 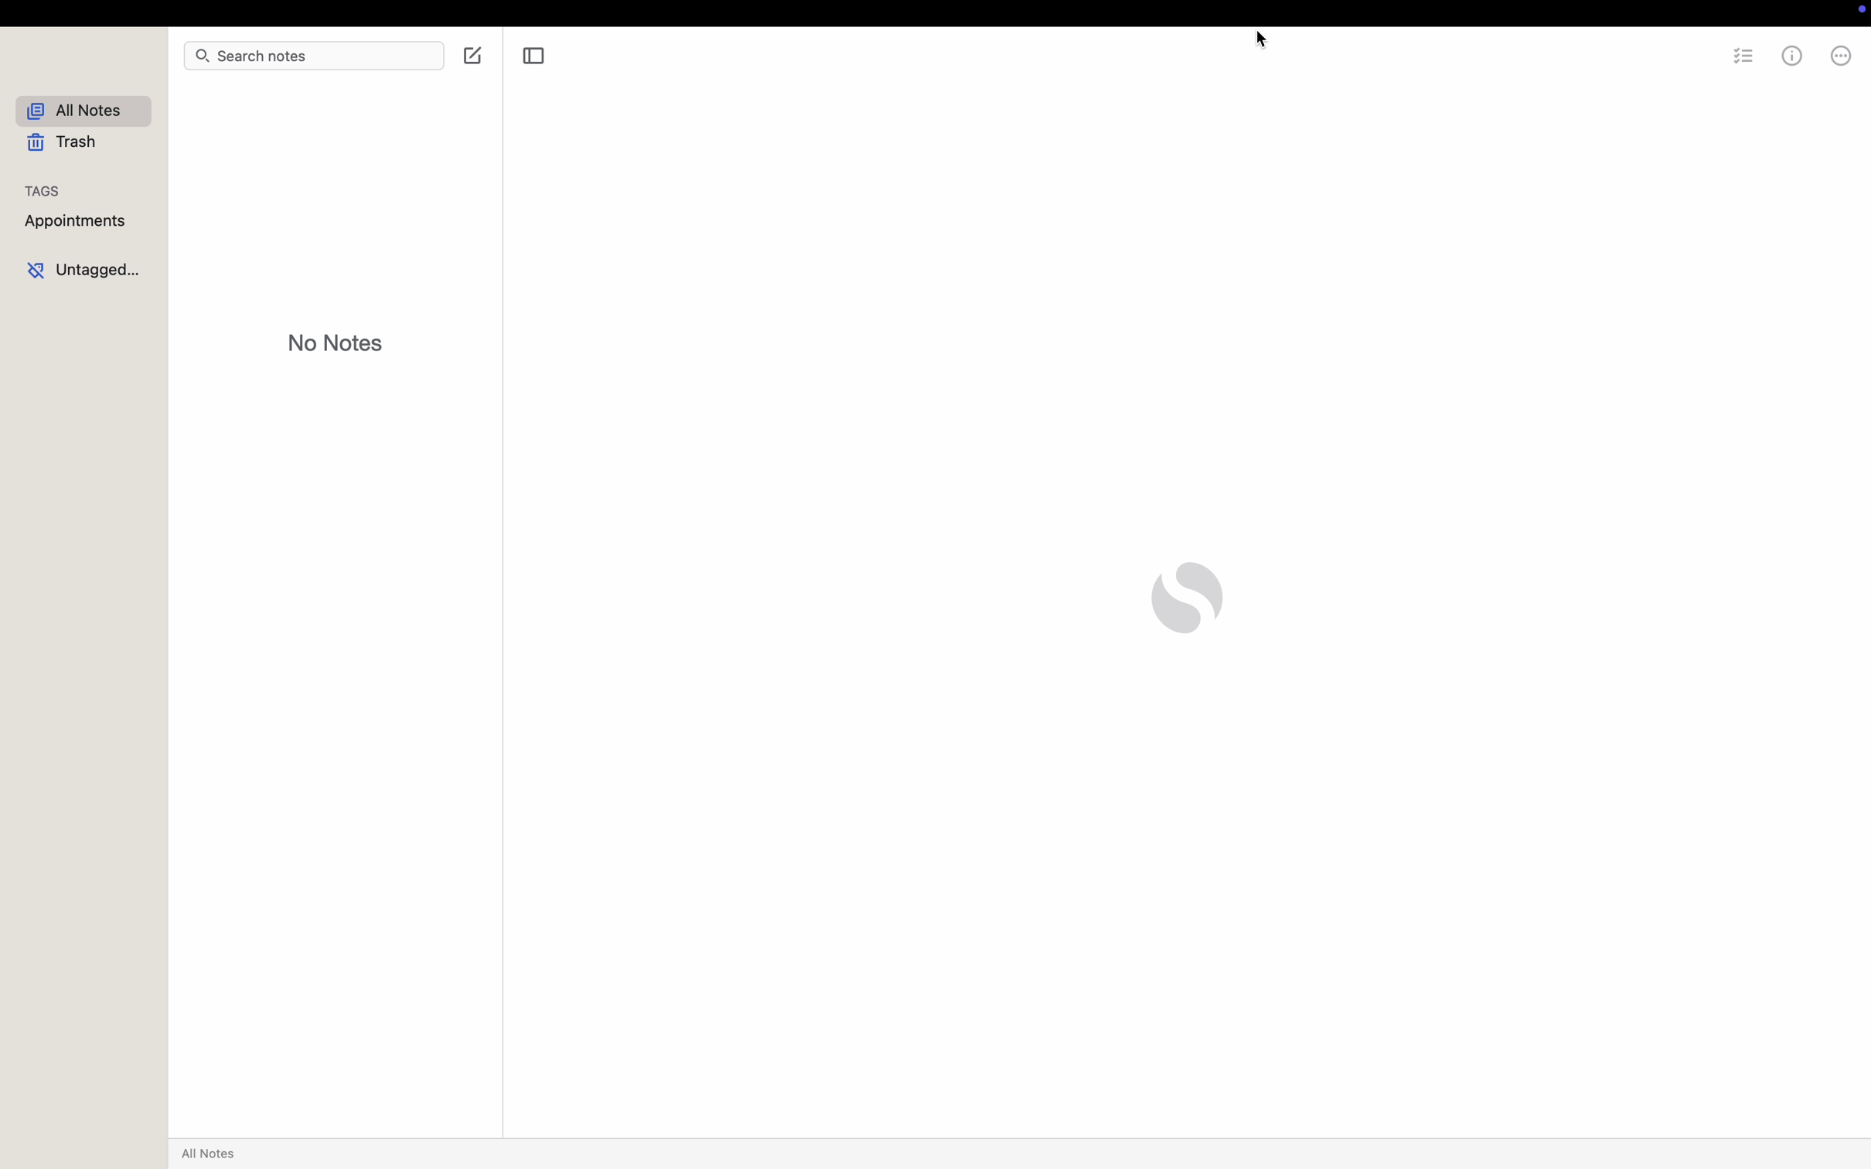 What do you see at coordinates (1191, 595) in the screenshot?
I see `Simplenote logo` at bounding box center [1191, 595].